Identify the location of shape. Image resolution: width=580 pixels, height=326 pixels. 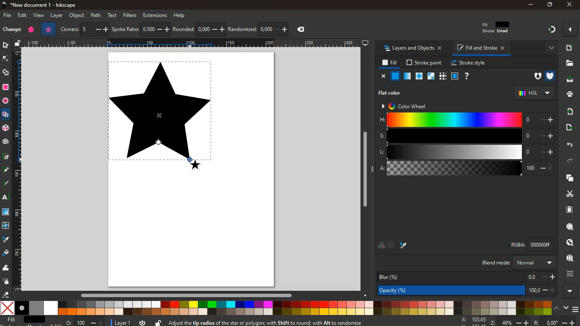
(160, 116).